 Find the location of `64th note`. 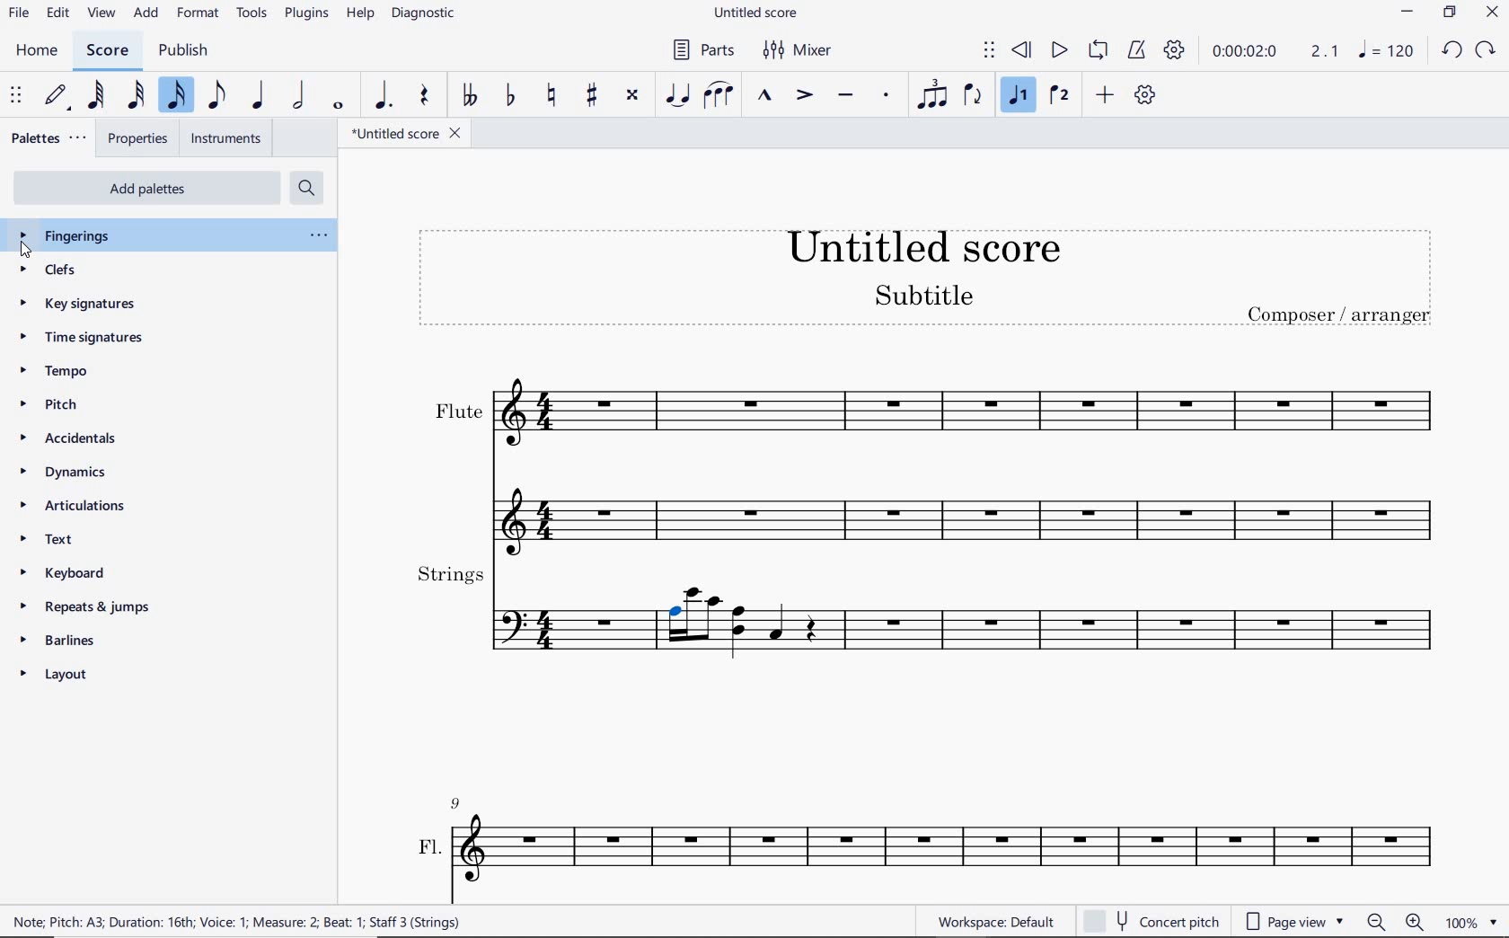

64th note is located at coordinates (98, 93).